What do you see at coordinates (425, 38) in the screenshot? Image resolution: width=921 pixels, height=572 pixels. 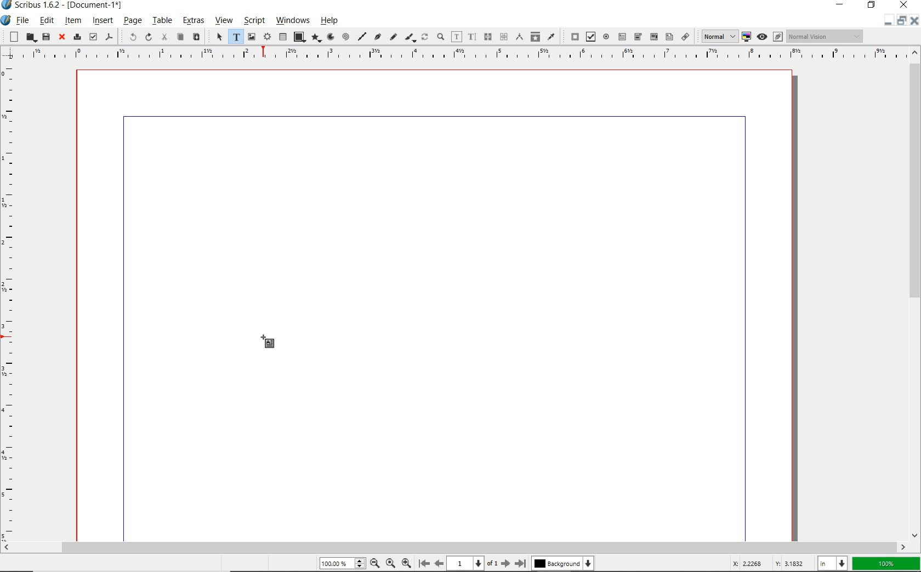 I see `rotate item` at bounding box center [425, 38].